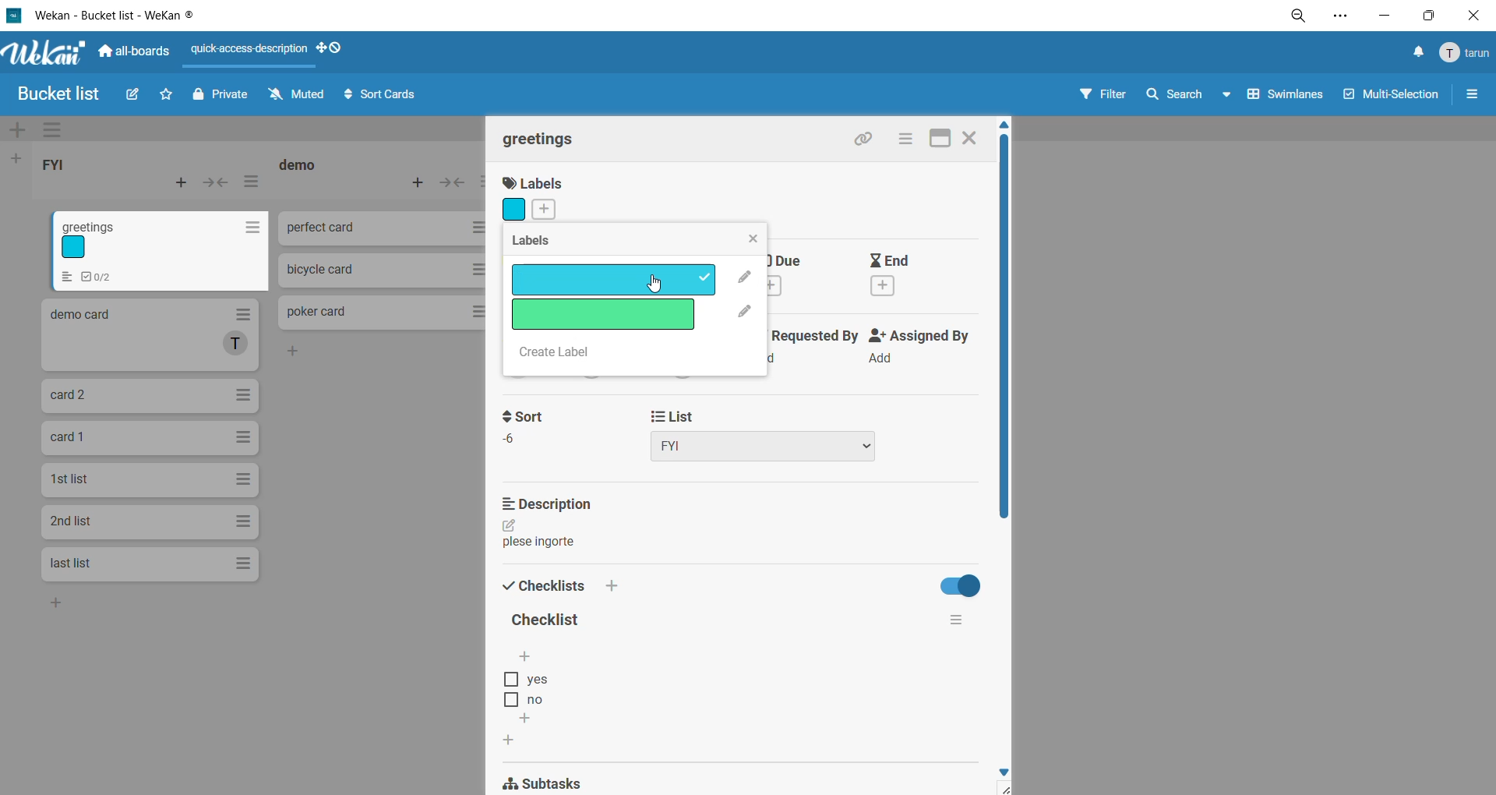 This screenshot has height=795, width=1496. I want to click on maximize, so click(939, 139).